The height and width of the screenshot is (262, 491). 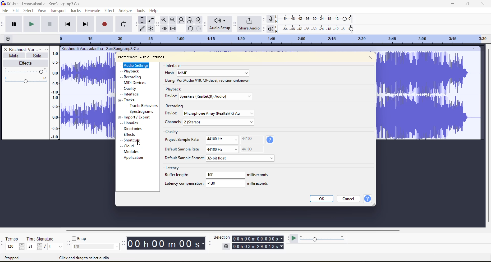 What do you see at coordinates (134, 135) in the screenshot?
I see `effects` at bounding box center [134, 135].